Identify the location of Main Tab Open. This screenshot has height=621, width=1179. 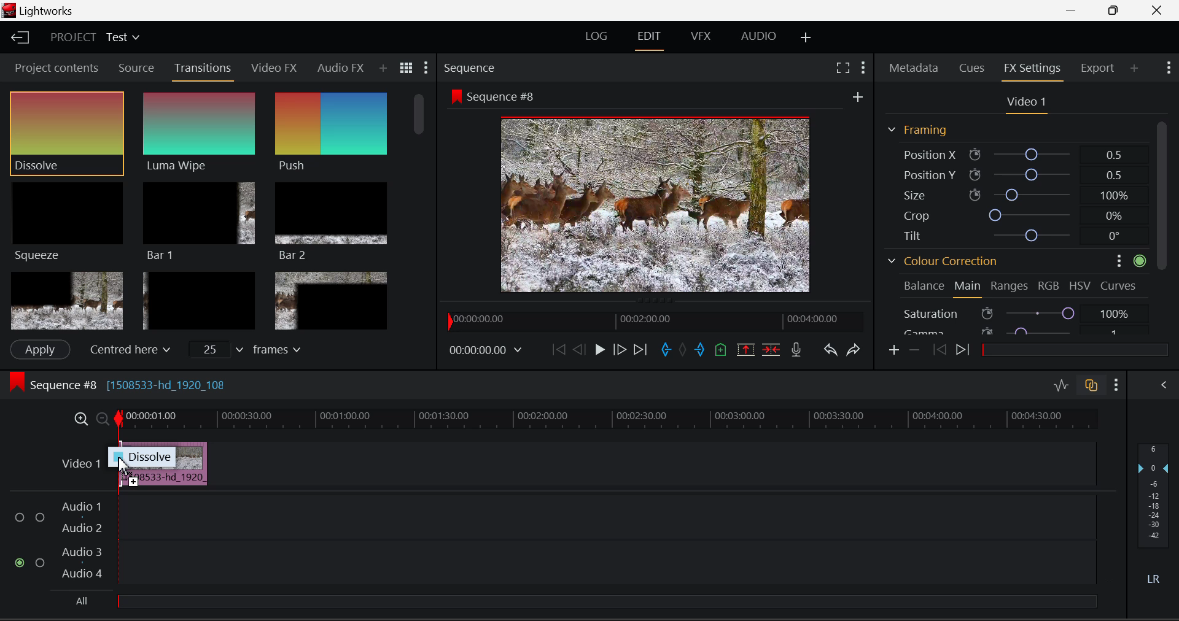
(968, 288).